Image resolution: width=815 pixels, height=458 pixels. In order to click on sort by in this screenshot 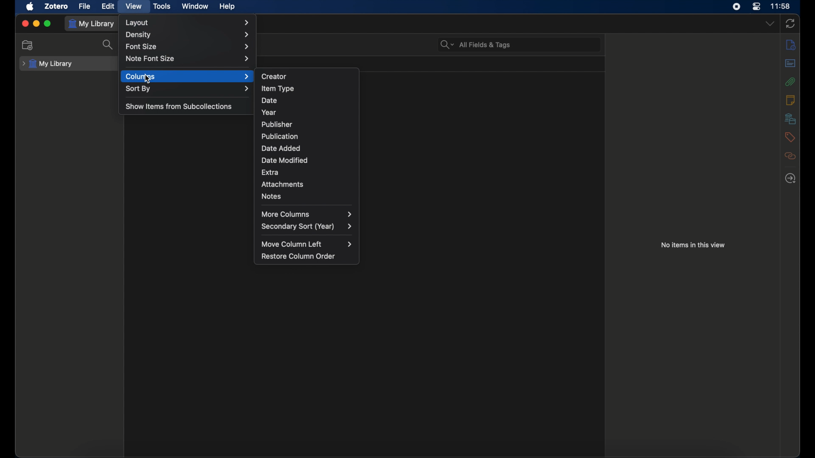, I will do `click(187, 88)`.